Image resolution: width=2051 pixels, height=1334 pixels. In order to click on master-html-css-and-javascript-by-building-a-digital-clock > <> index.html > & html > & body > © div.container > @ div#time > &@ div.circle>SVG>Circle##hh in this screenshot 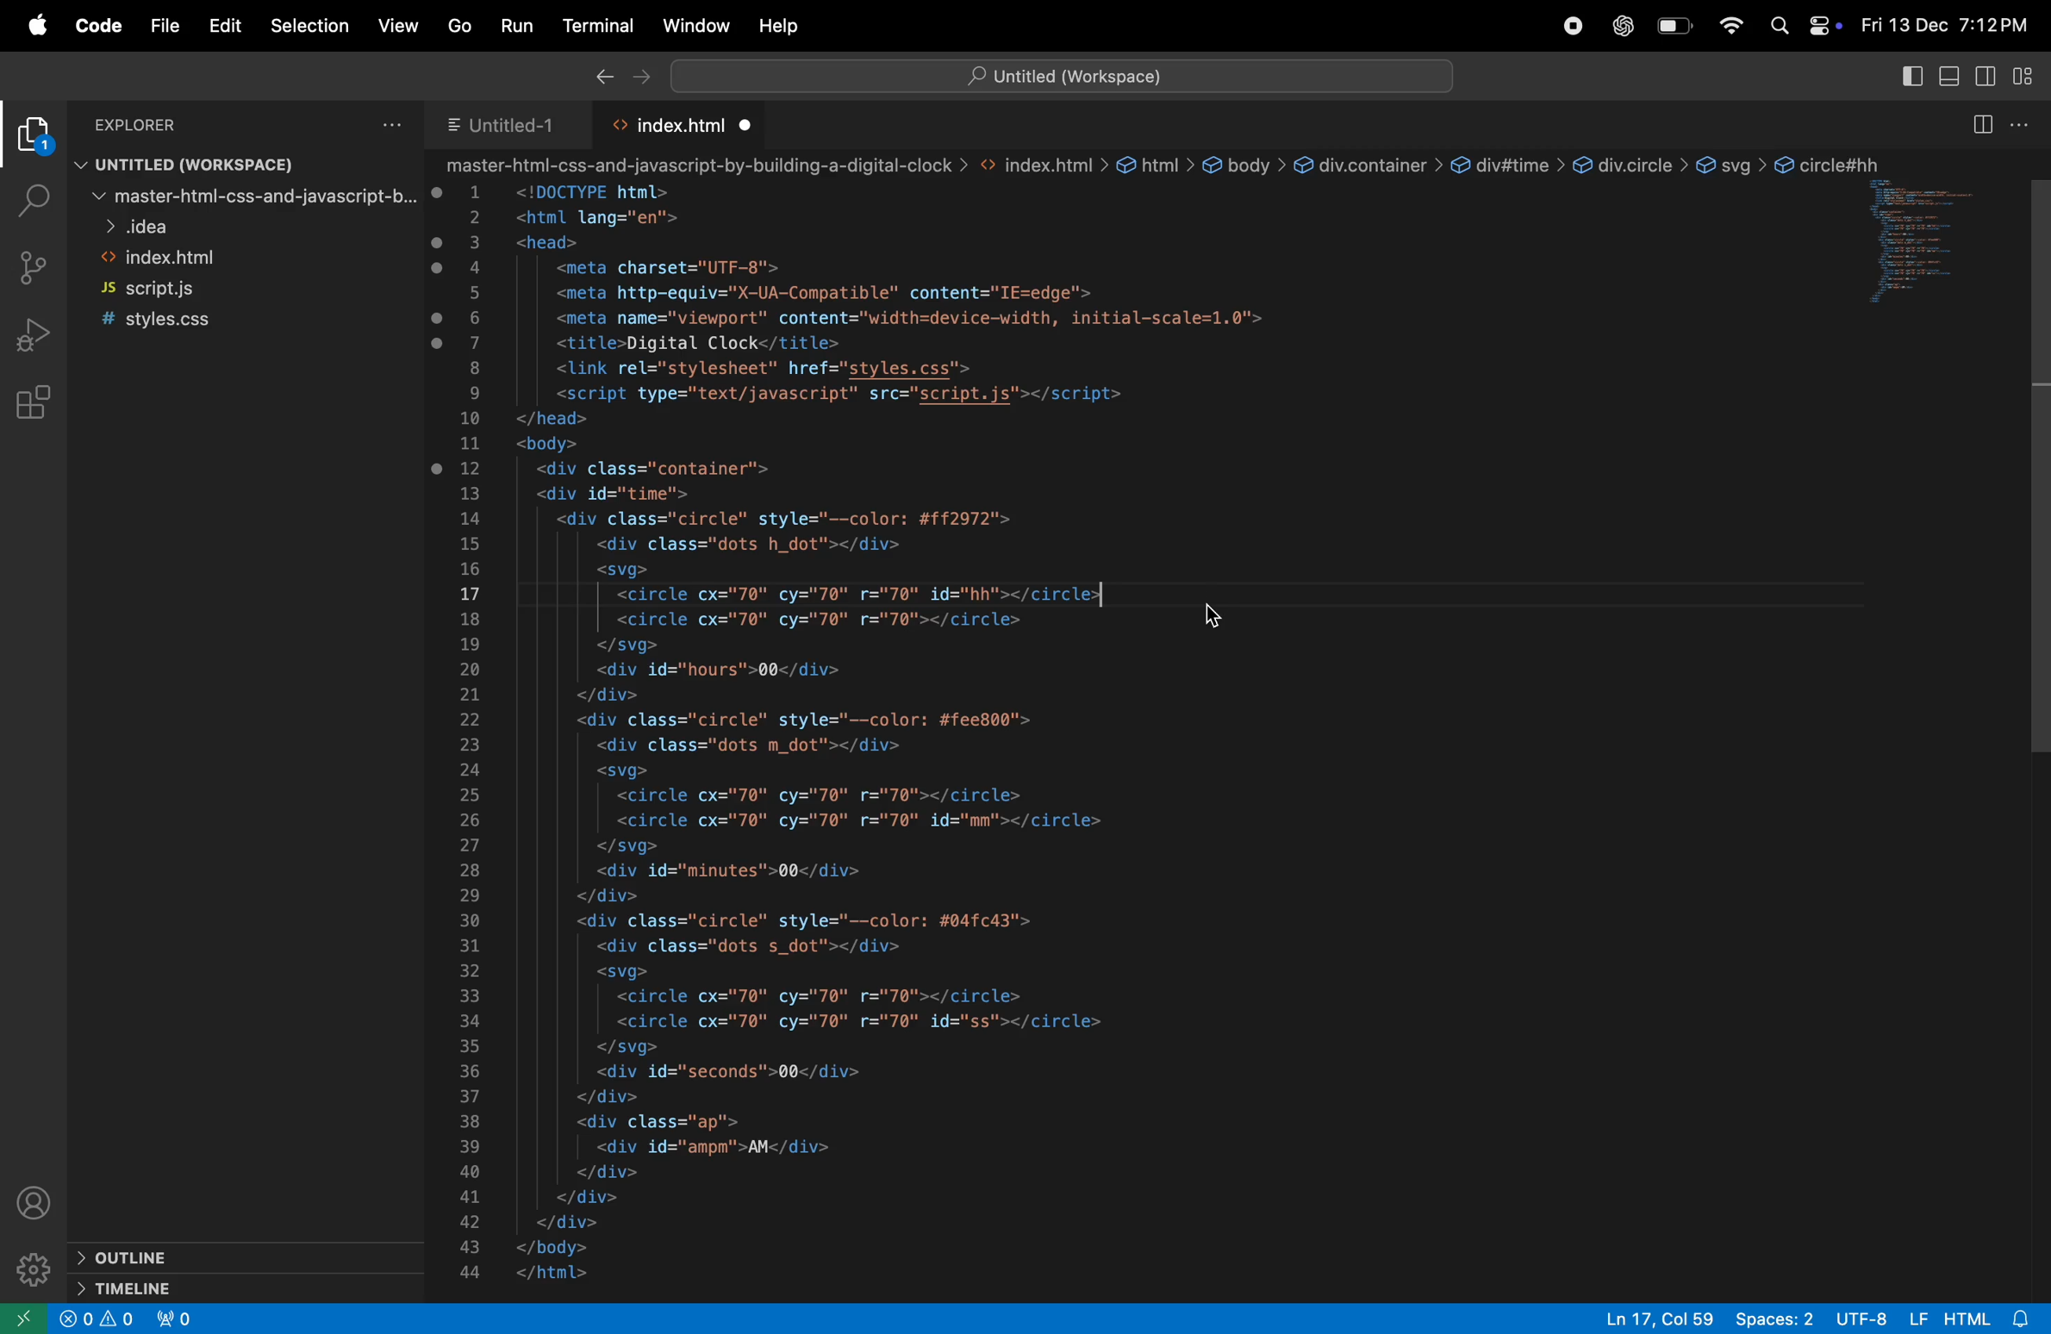, I will do `click(1161, 165)`.